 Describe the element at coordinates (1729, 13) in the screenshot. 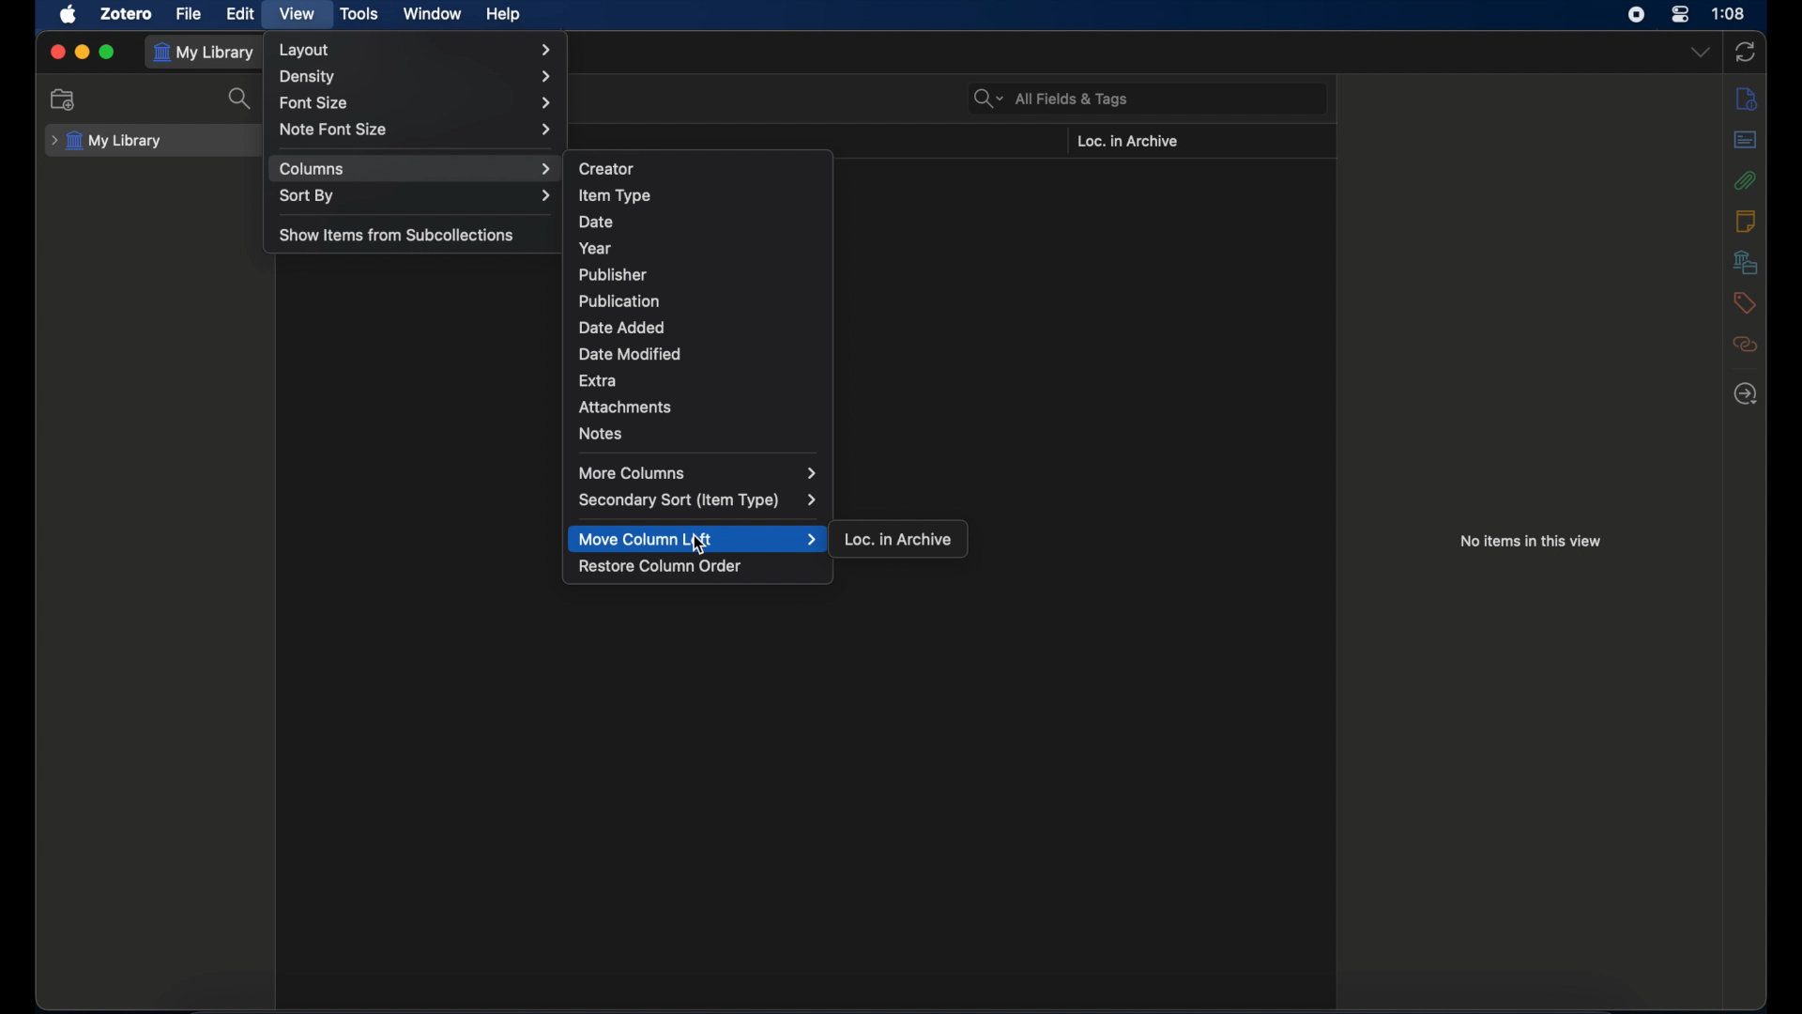

I see `time` at that location.